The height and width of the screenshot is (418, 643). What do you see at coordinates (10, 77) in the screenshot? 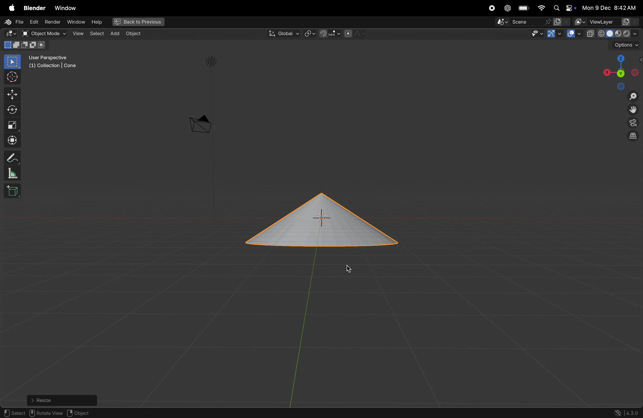
I see `cursor` at bounding box center [10, 77].